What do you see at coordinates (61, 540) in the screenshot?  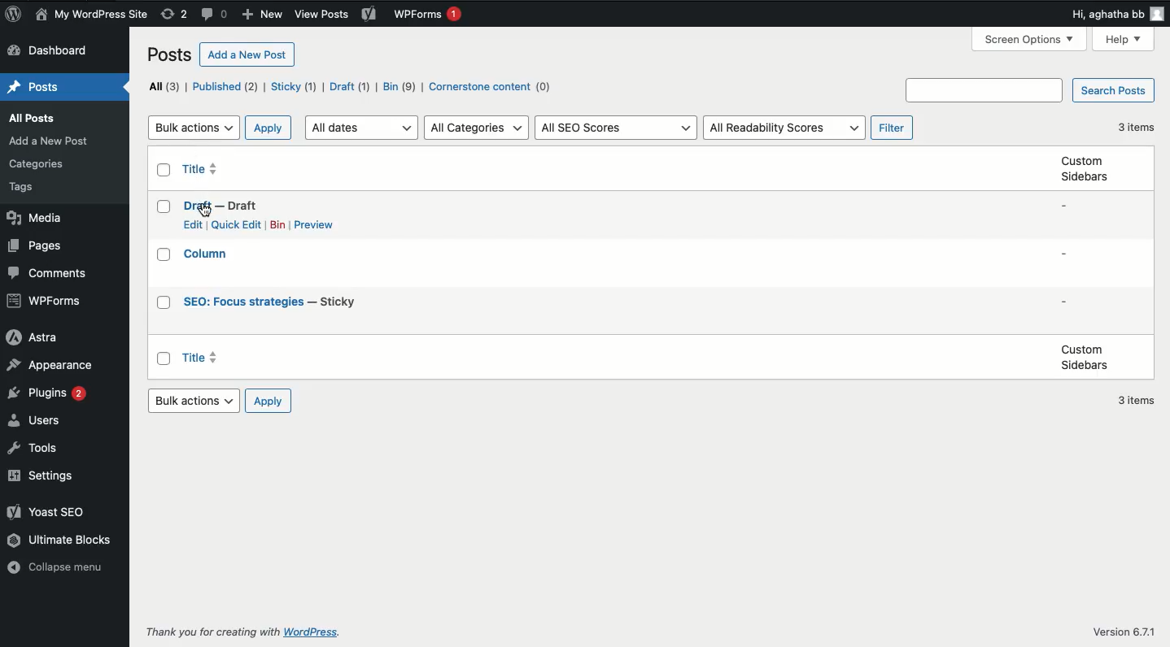 I see `Ultimate blocks` at bounding box center [61, 540].